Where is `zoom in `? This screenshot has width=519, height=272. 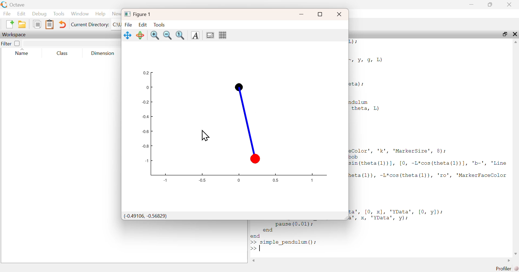
zoom in  is located at coordinates (154, 36).